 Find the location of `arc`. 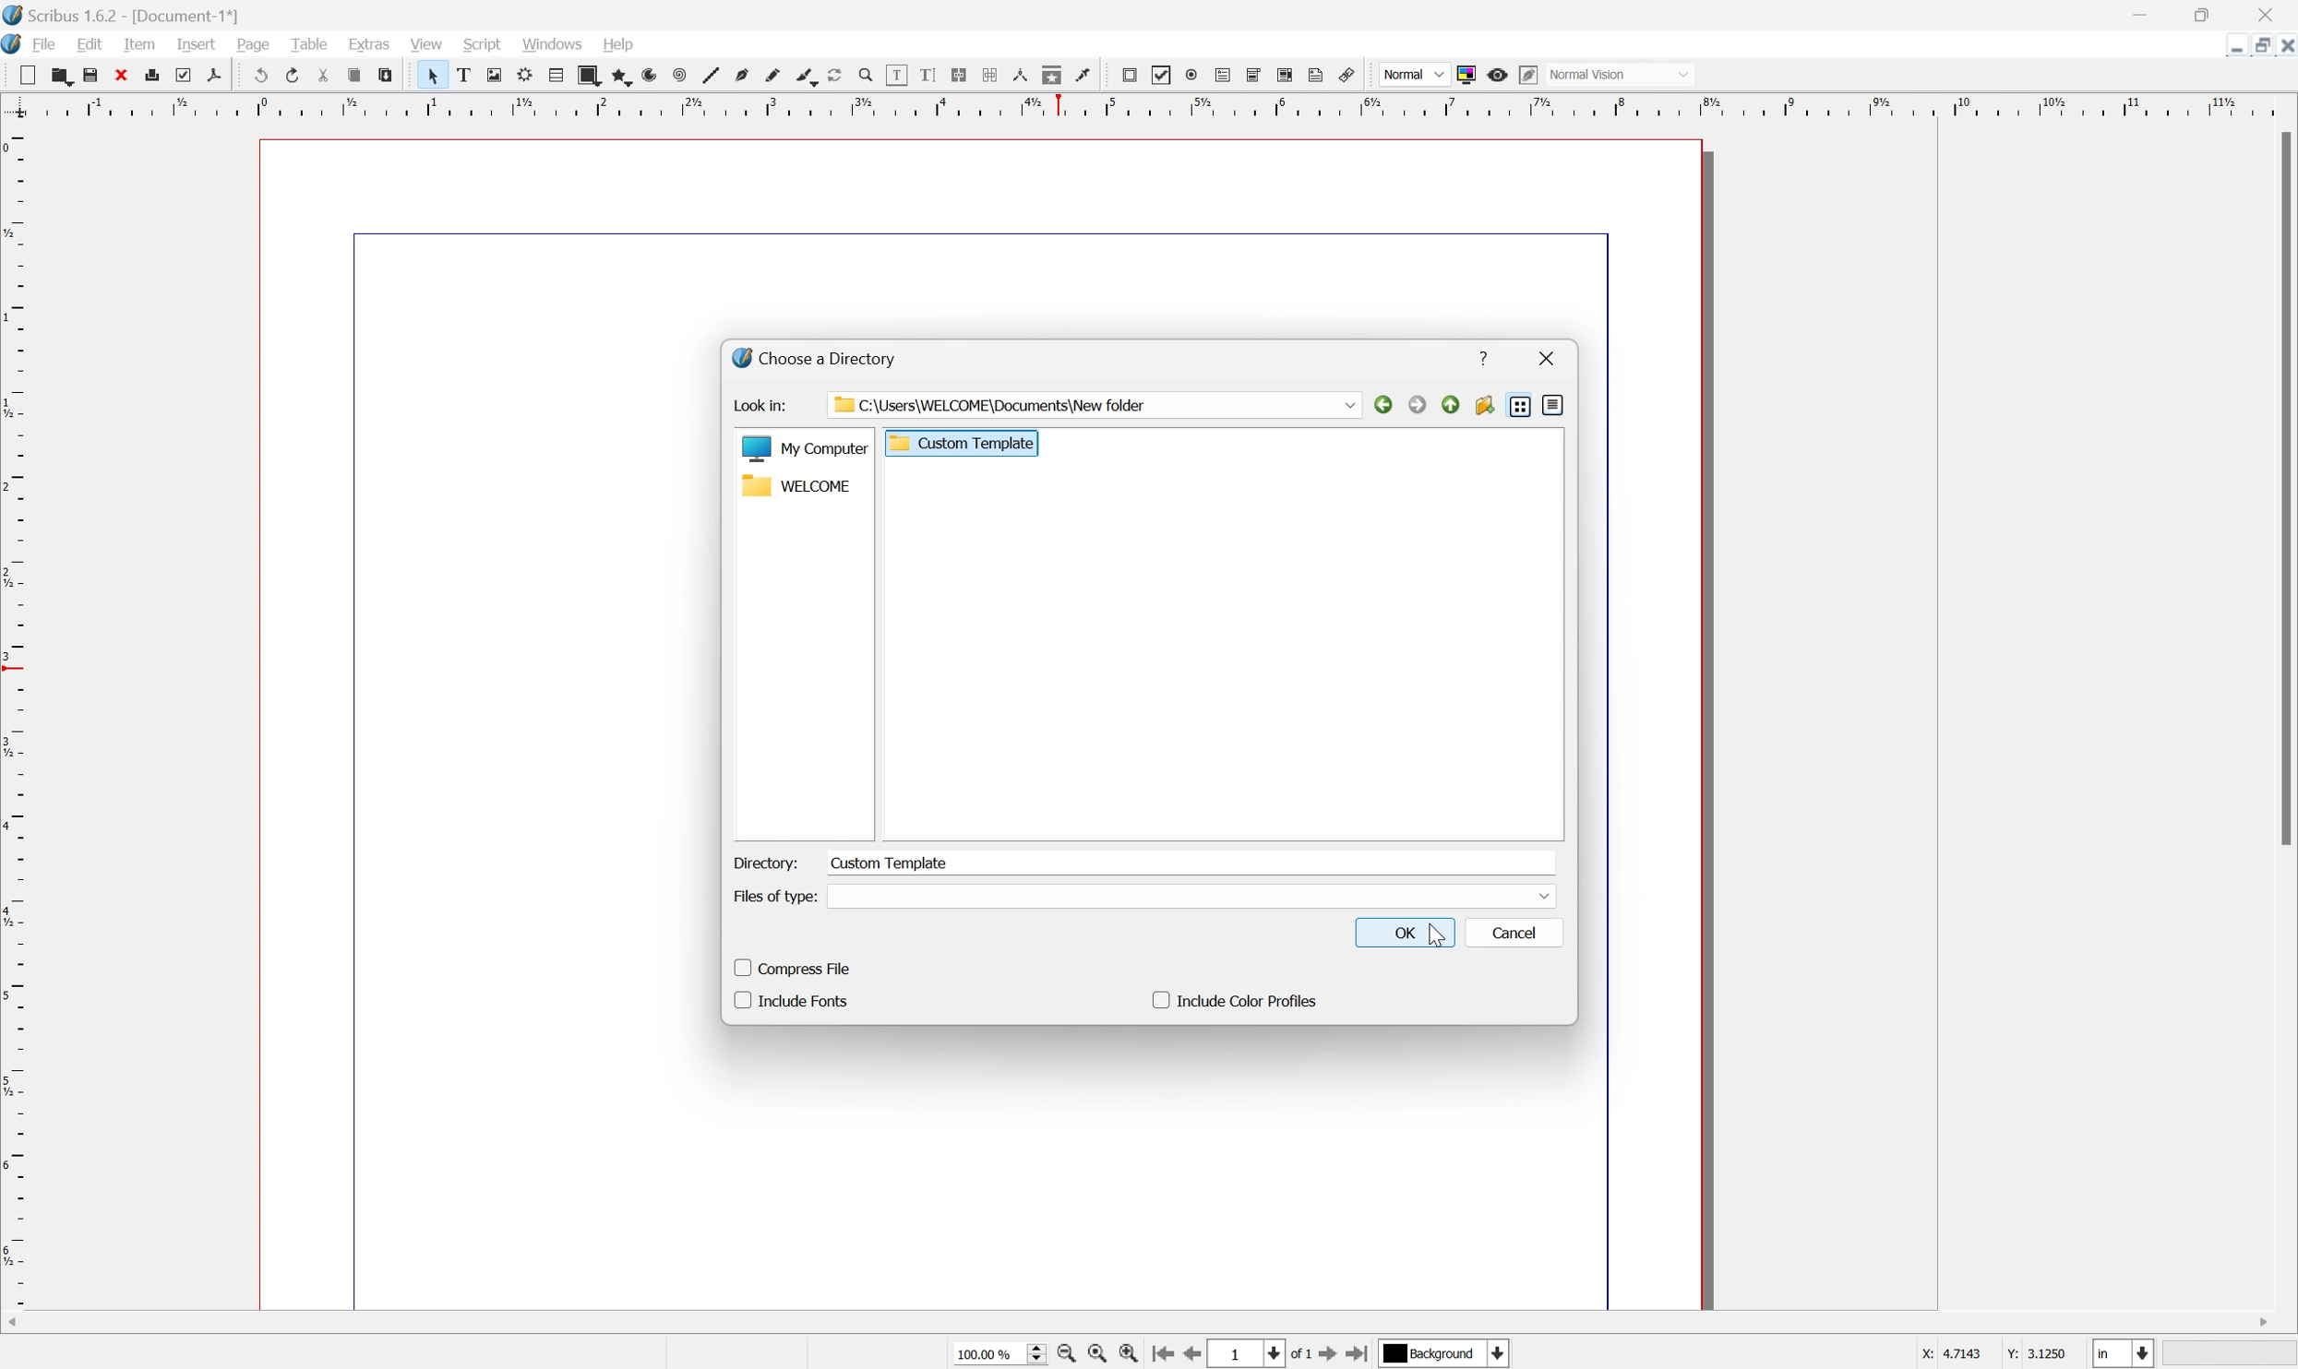

arc is located at coordinates (644, 74).